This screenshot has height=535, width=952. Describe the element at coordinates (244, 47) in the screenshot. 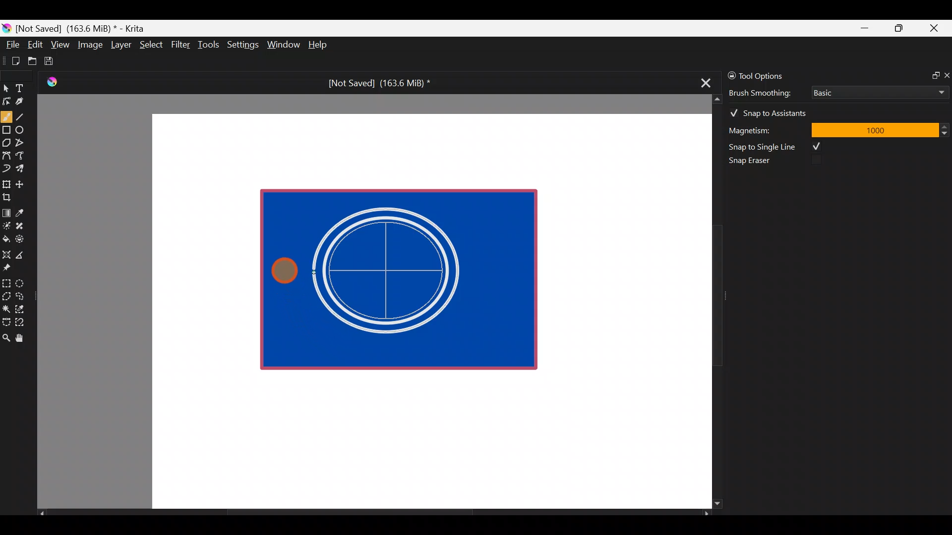

I see `Settings` at that location.